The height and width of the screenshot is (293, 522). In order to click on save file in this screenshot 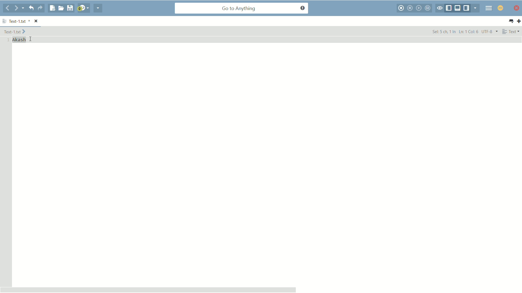, I will do `click(70, 8)`.